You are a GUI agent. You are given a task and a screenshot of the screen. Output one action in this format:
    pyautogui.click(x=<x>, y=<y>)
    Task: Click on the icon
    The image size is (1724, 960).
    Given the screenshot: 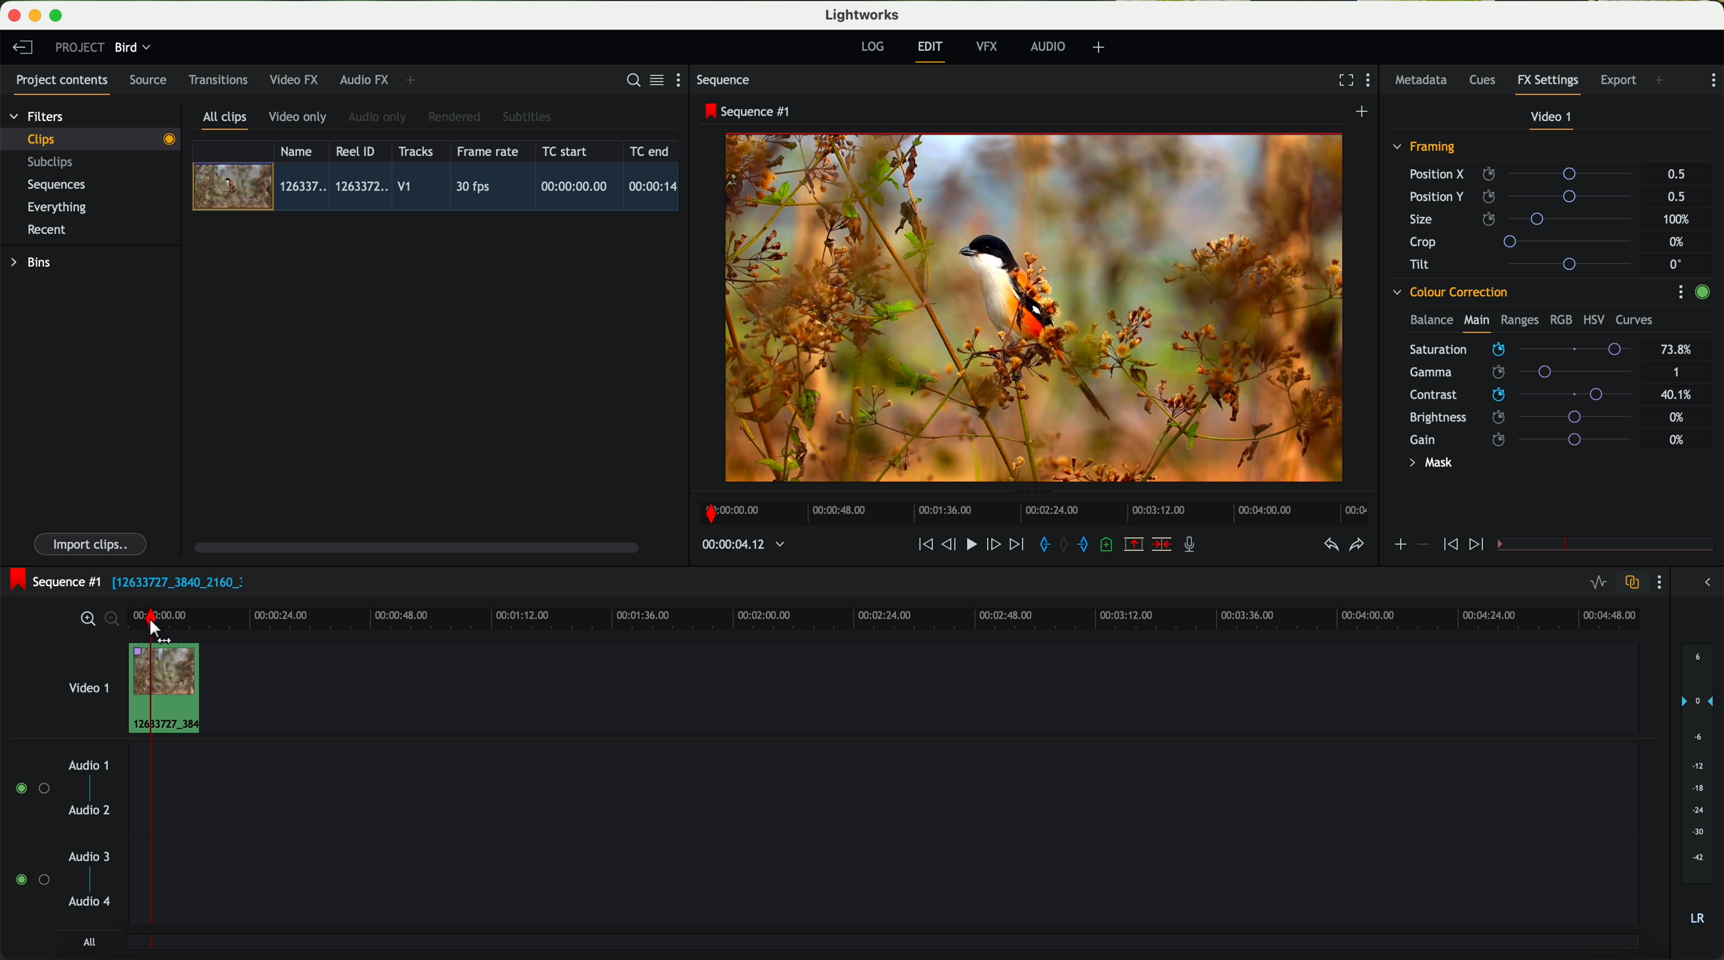 What is the action you would take?
    pyautogui.click(x=1399, y=546)
    